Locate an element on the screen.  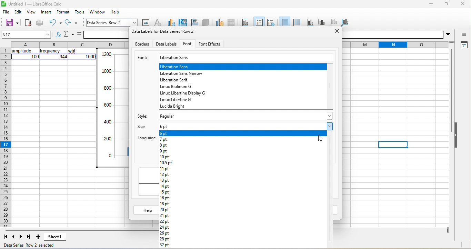
data is located at coordinates (112, 108).